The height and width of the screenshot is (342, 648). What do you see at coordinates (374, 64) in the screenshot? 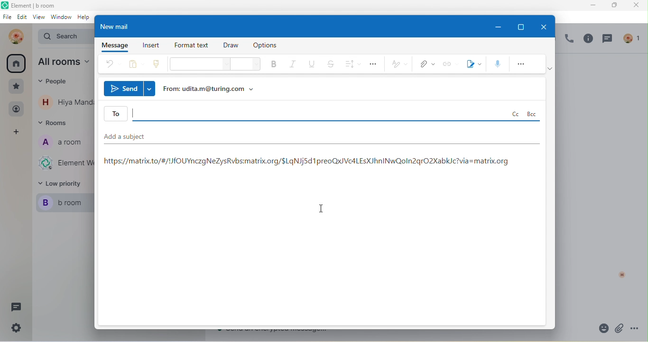
I see `option` at bounding box center [374, 64].